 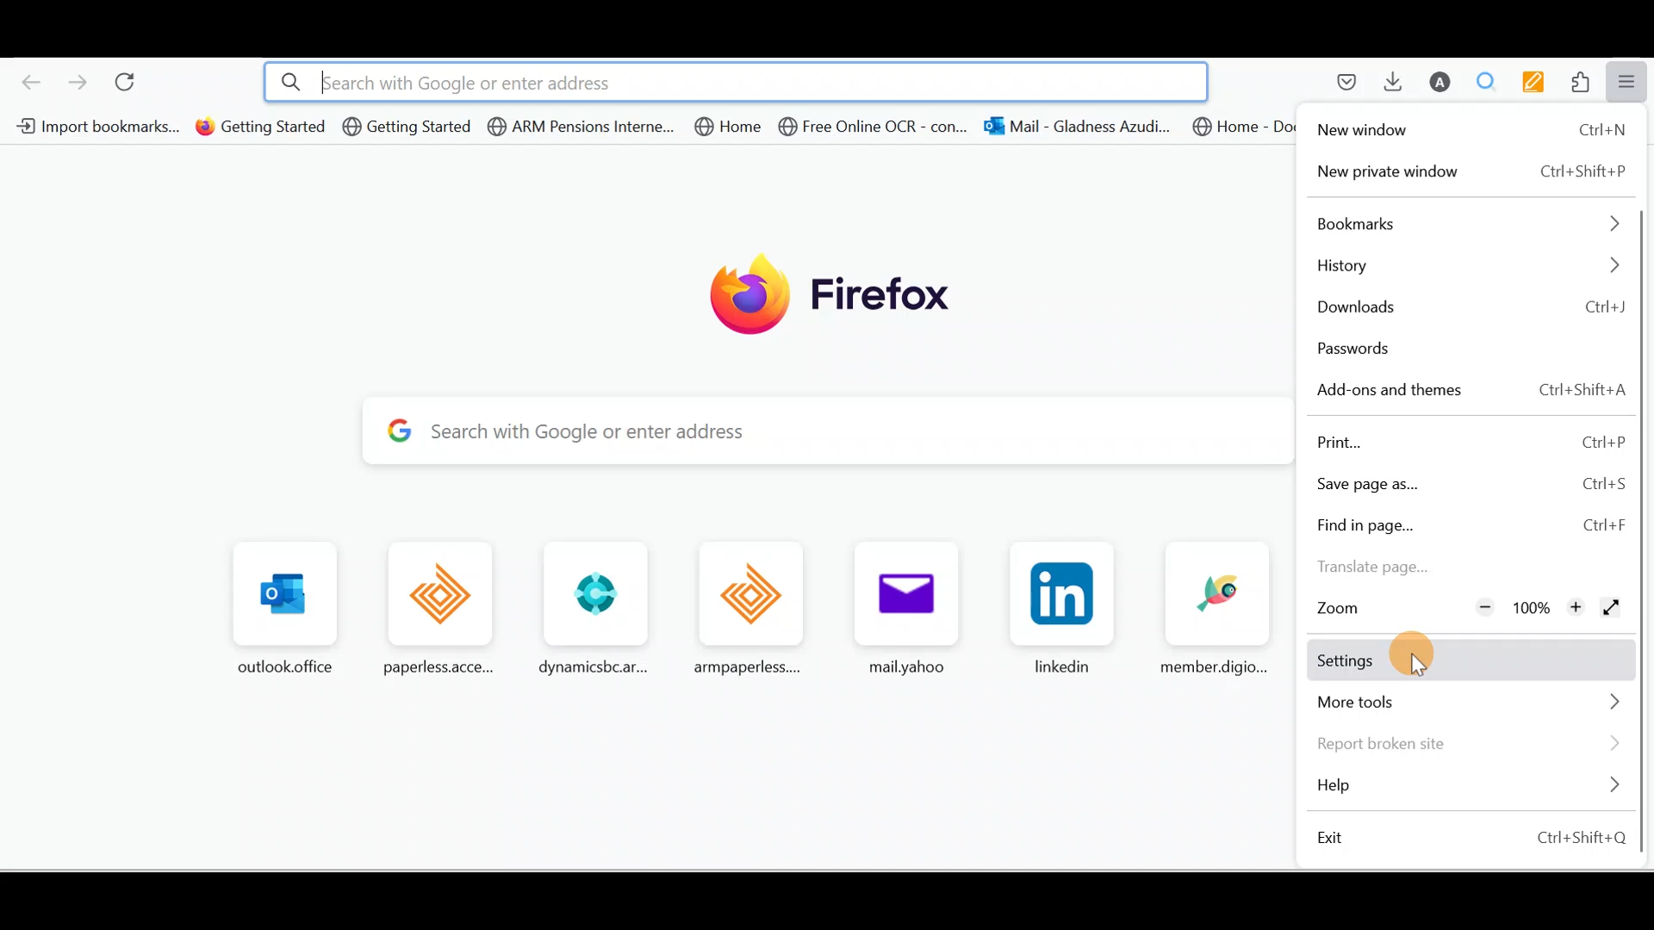 I want to click on Zoom, so click(x=1341, y=607).